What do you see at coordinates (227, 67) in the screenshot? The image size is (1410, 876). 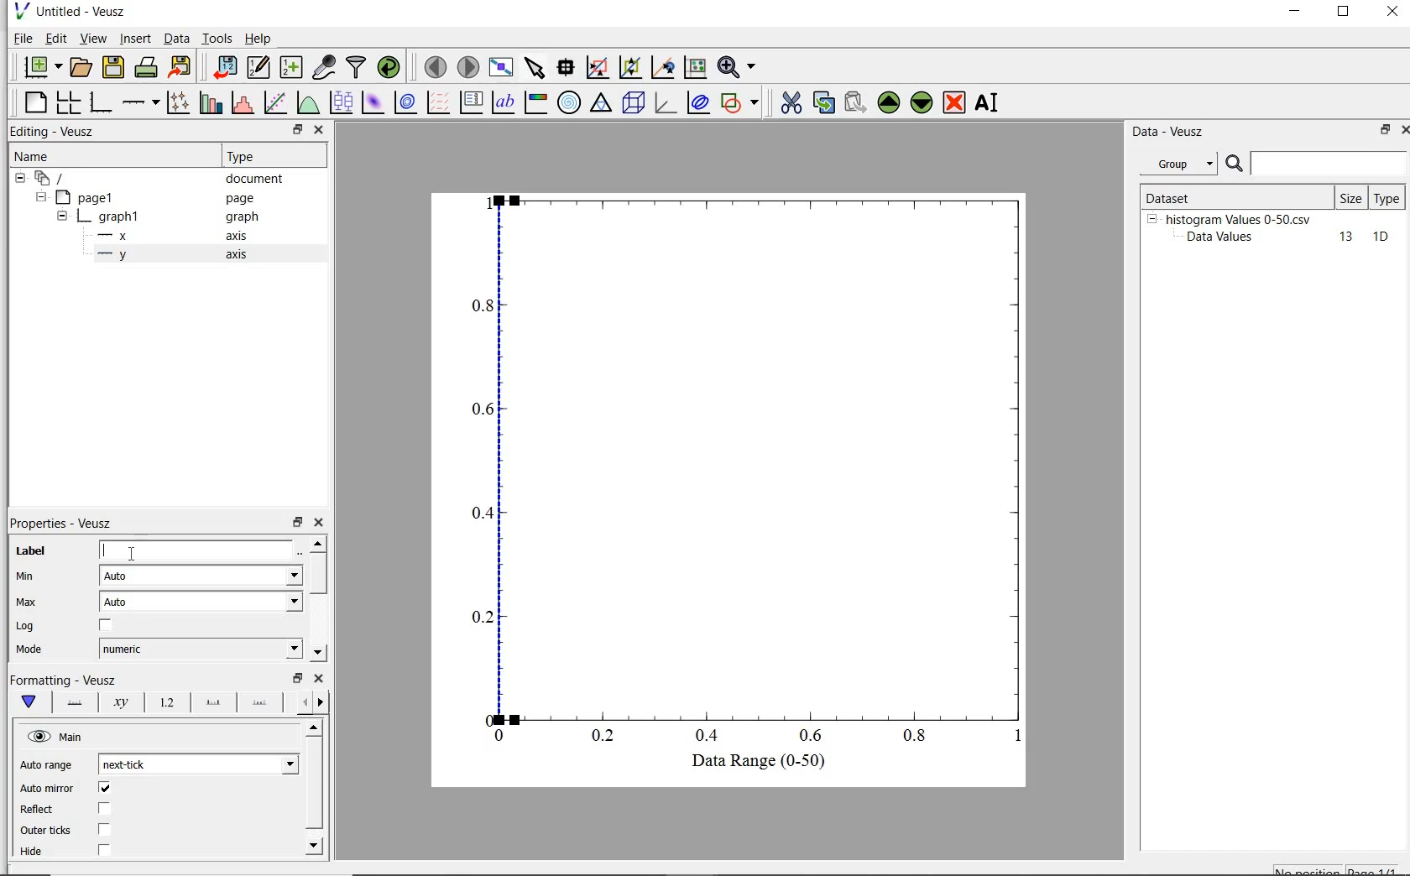 I see `import data into veusz` at bounding box center [227, 67].